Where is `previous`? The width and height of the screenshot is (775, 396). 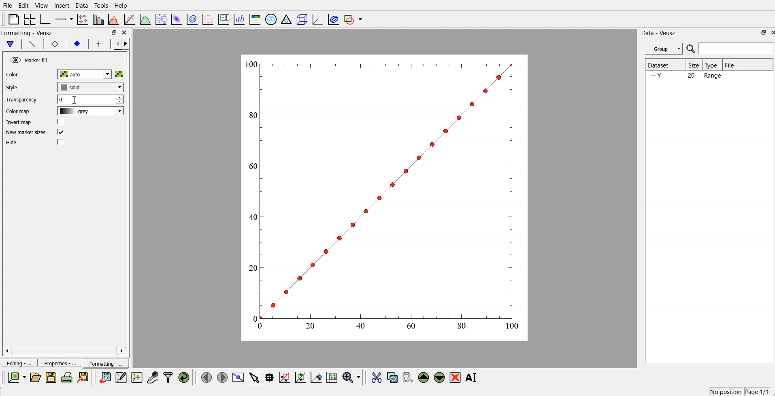 previous is located at coordinates (114, 45).